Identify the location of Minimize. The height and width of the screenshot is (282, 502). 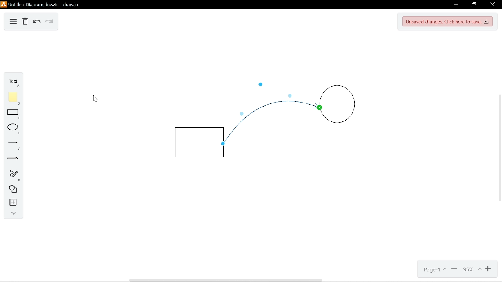
(455, 270).